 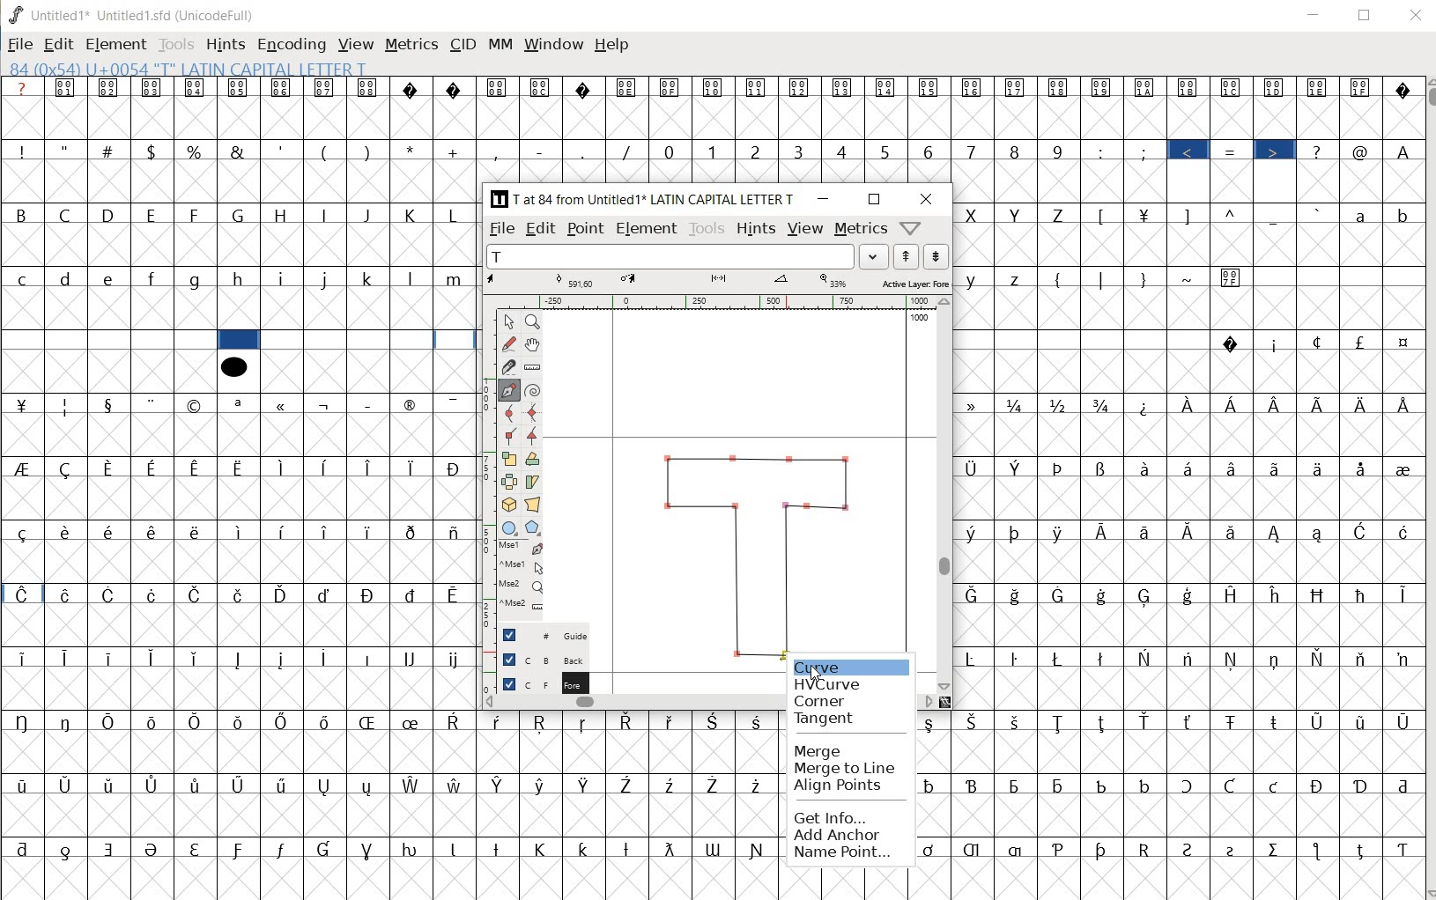 I want to click on Symbol, so click(x=1321, y=534).